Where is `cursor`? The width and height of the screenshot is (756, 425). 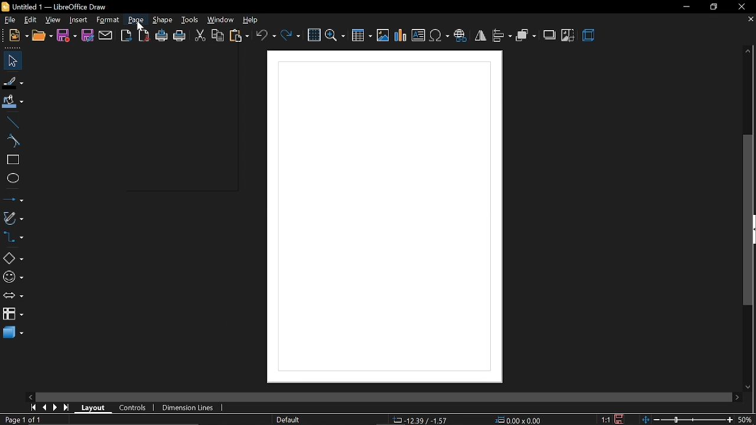 cursor is located at coordinates (140, 27).